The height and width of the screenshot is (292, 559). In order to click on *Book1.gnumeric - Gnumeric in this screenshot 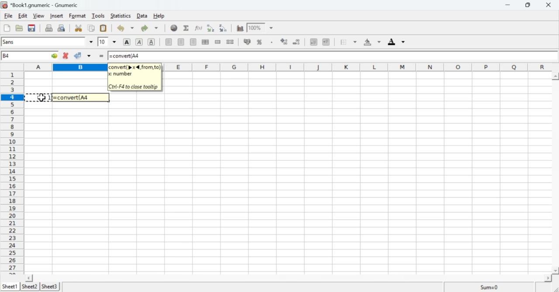, I will do `click(46, 5)`.